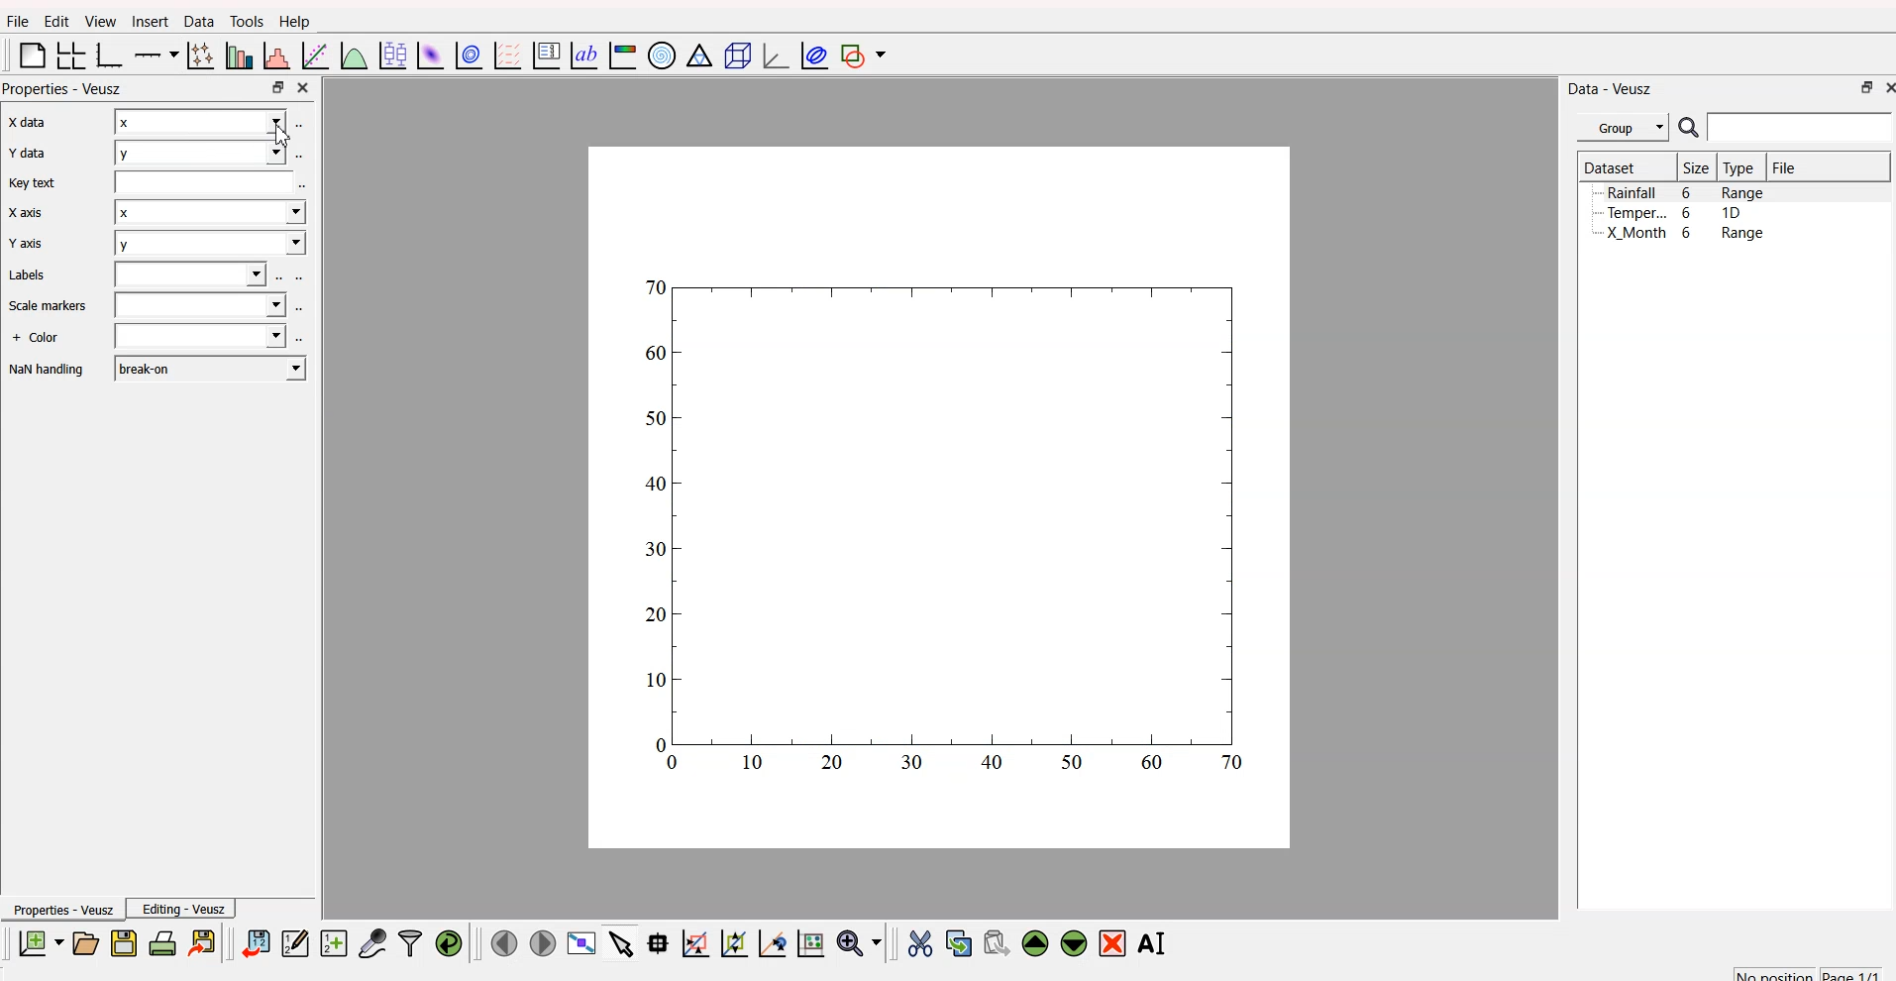 The height and width of the screenshot is (981, 1896). Describe the element at coordinates (1071, 944) in the screenshot. I see `move down the widget ` at that location.